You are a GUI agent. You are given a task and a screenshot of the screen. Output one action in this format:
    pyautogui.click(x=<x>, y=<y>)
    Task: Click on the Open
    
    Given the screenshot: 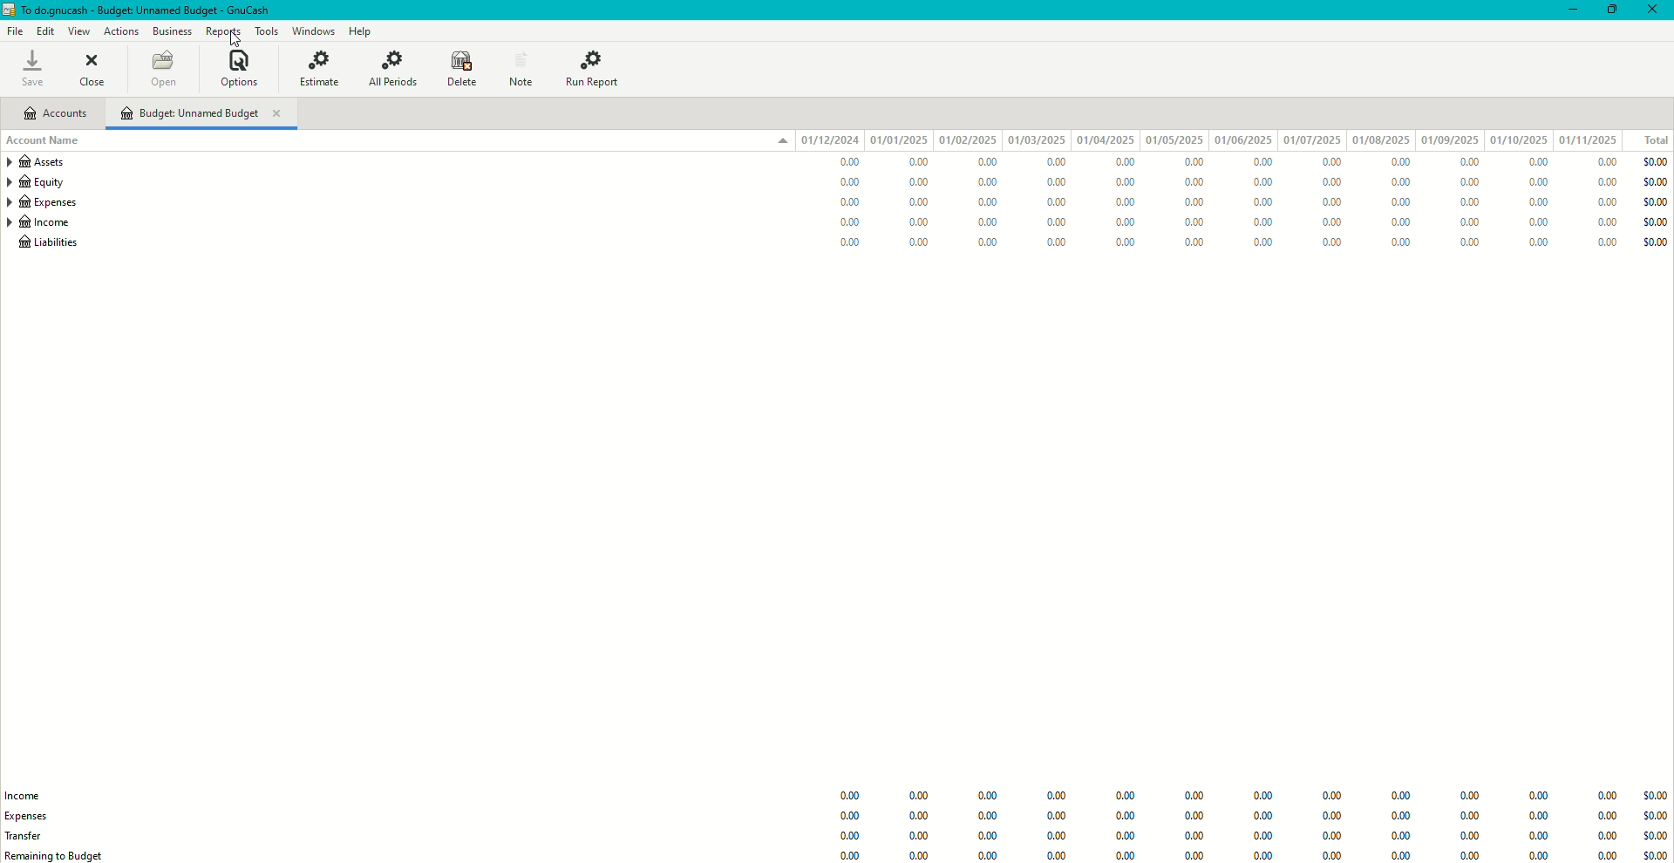 What is the action you would take?
    pyautogui.click(x=164, y=70)
    